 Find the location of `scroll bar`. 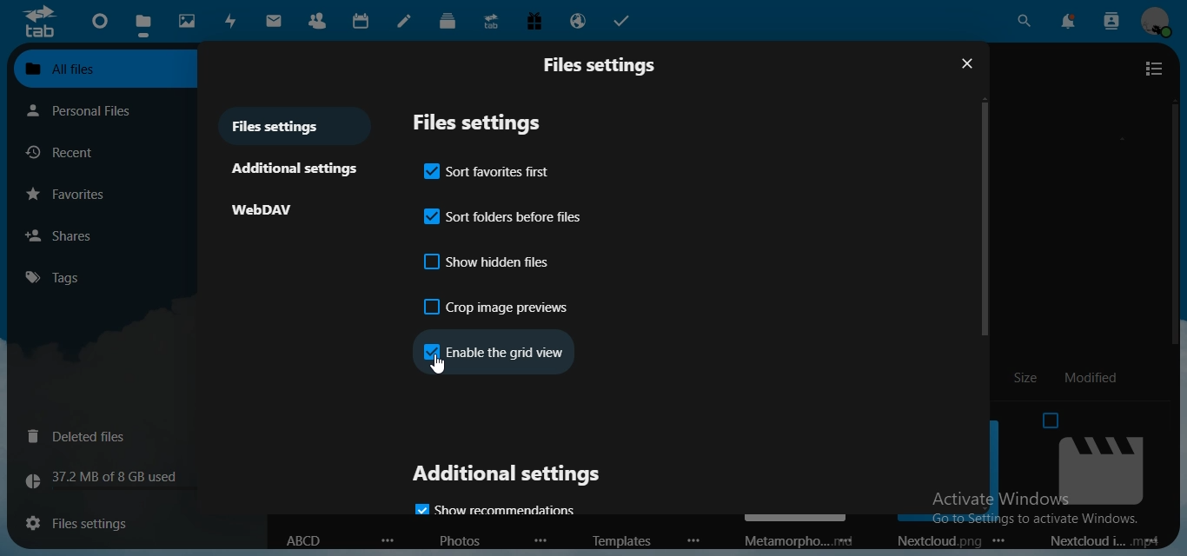

scroll bar is located at coordinates (1171, 210).